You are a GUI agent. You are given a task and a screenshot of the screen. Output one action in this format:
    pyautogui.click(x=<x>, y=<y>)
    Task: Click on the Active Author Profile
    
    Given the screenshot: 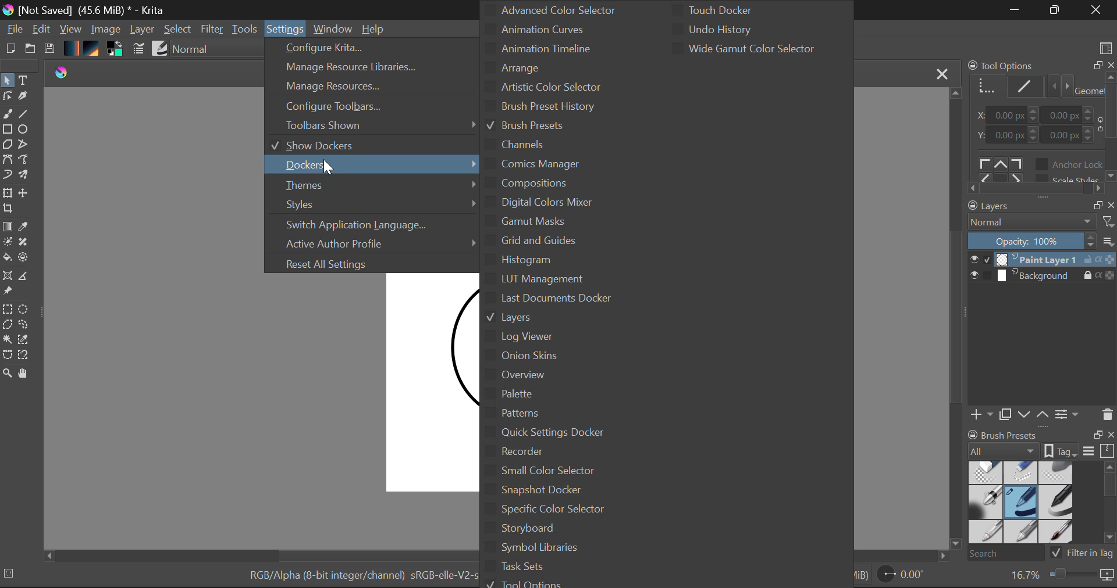 What is the action you would take?
    pyautogui.click(x=372, y=243)
    